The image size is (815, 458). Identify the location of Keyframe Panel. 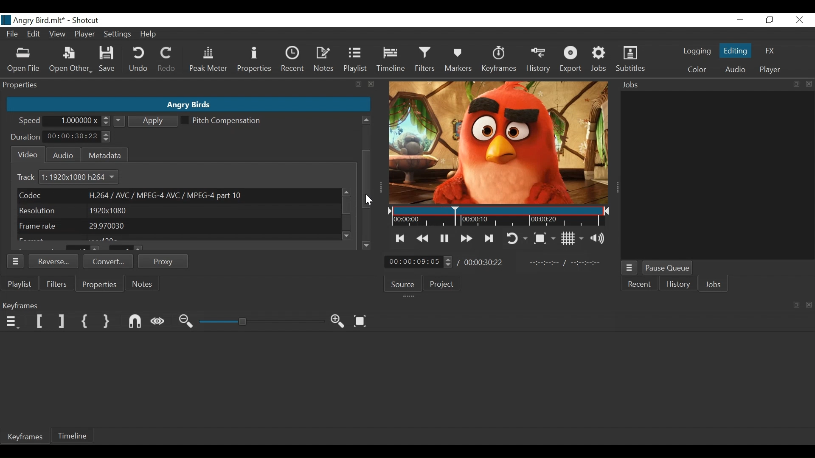
(405, 304).